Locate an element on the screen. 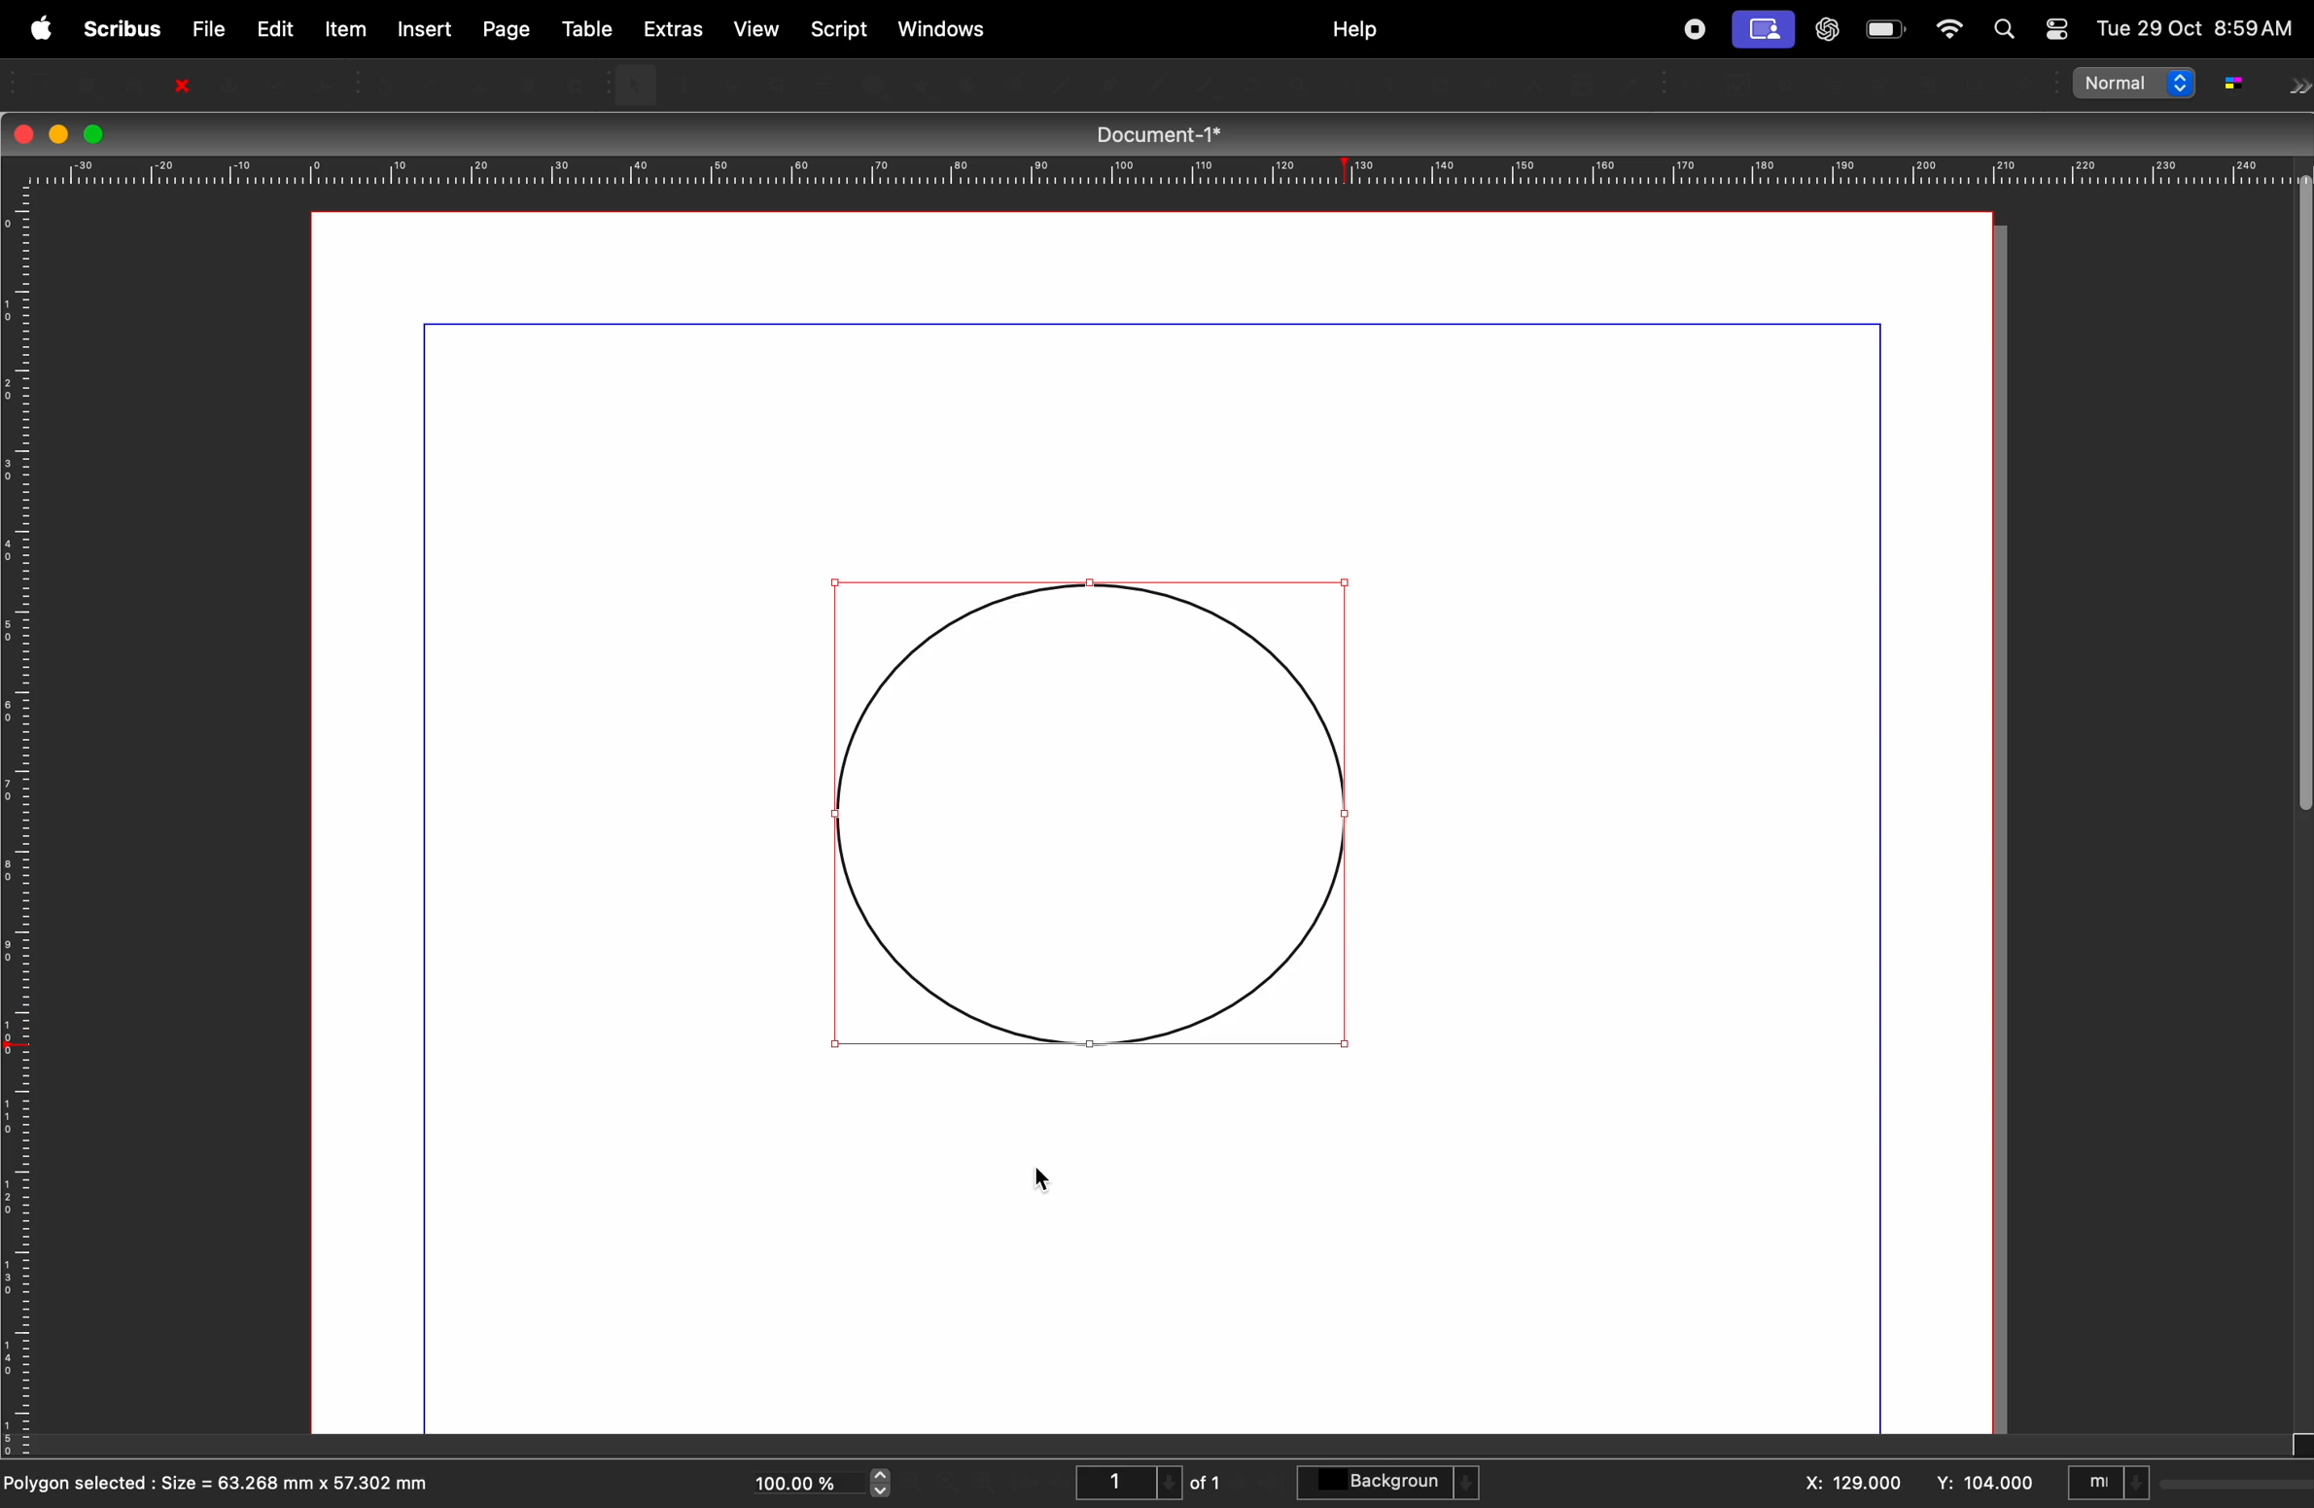 The width and height of the screenshot is (2314, 1508). save as PDF is located at coordinates (328, 82).